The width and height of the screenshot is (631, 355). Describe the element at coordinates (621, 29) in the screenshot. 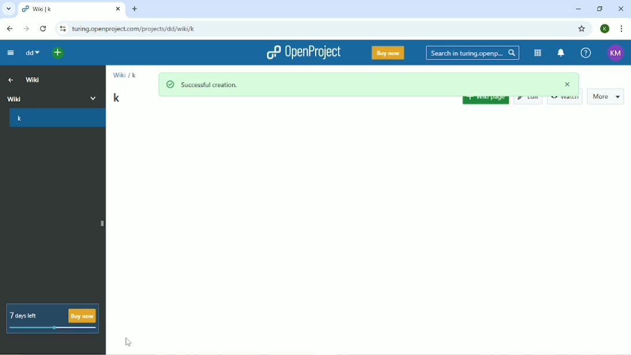

I see `Customize and control google chrome` at that location.